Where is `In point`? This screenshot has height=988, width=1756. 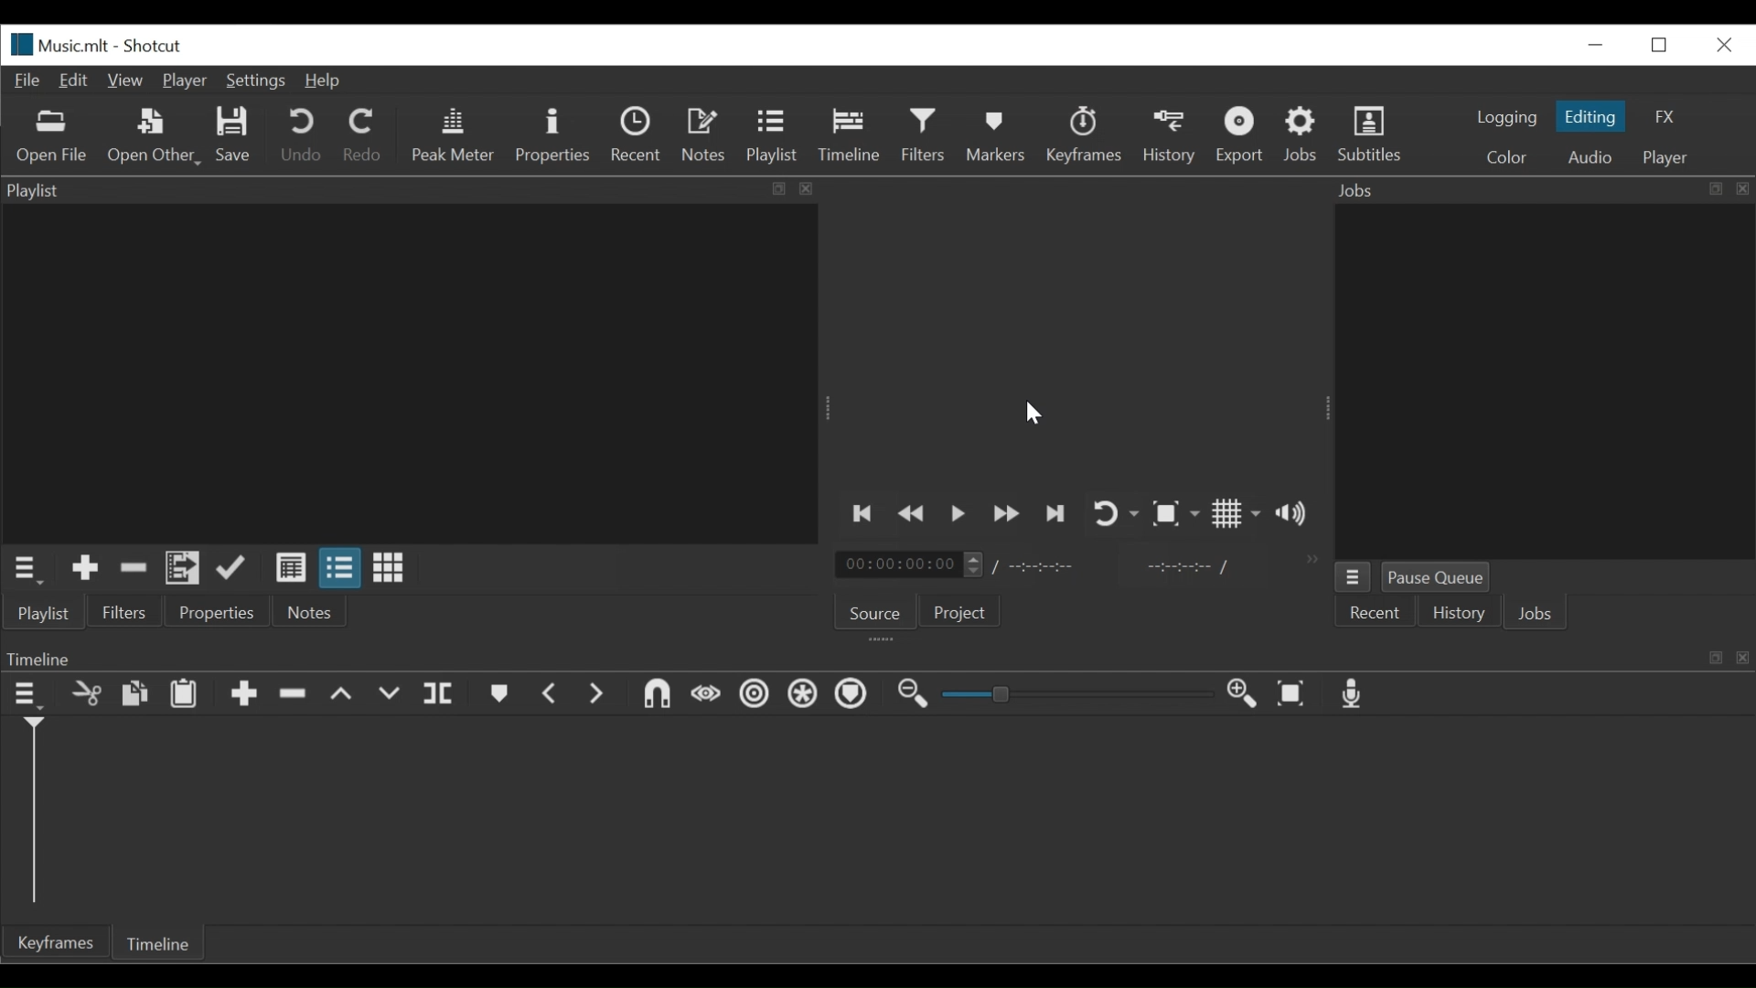
In point is located at coordinates (1190, 566).